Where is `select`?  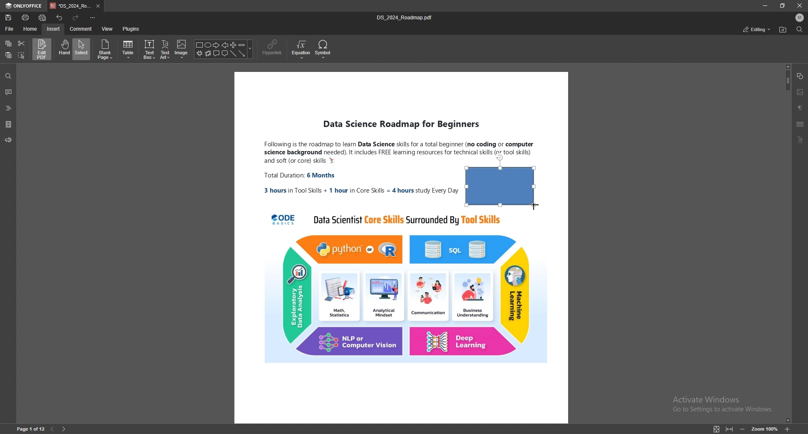
select is located at coordinates (82, 49).